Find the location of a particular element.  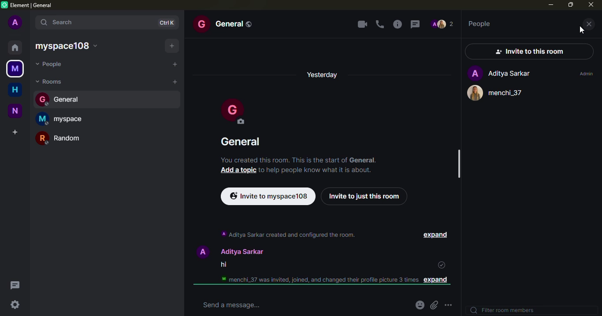

you created this room. This is the start of general. is located at coordinates (299, 160).